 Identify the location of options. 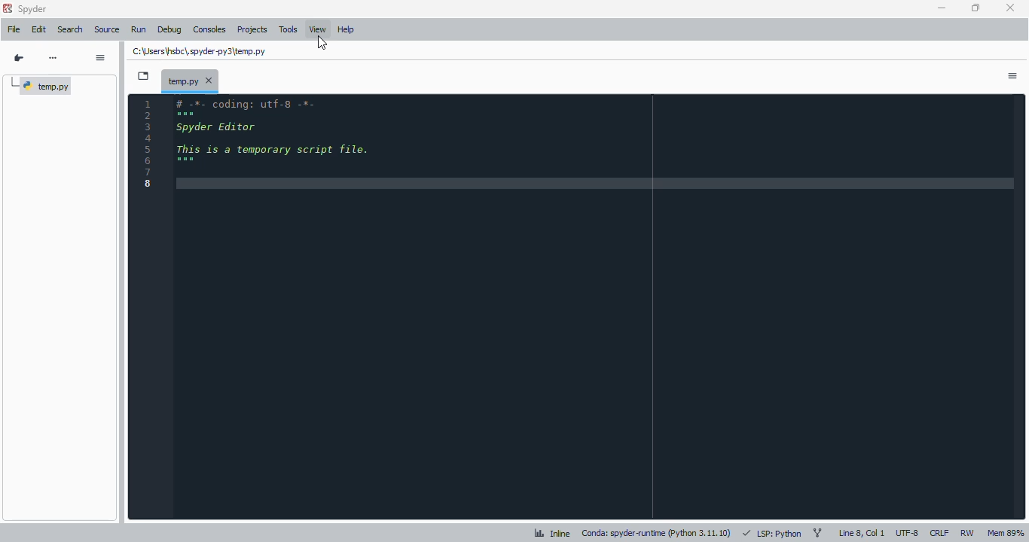
(102, 58).